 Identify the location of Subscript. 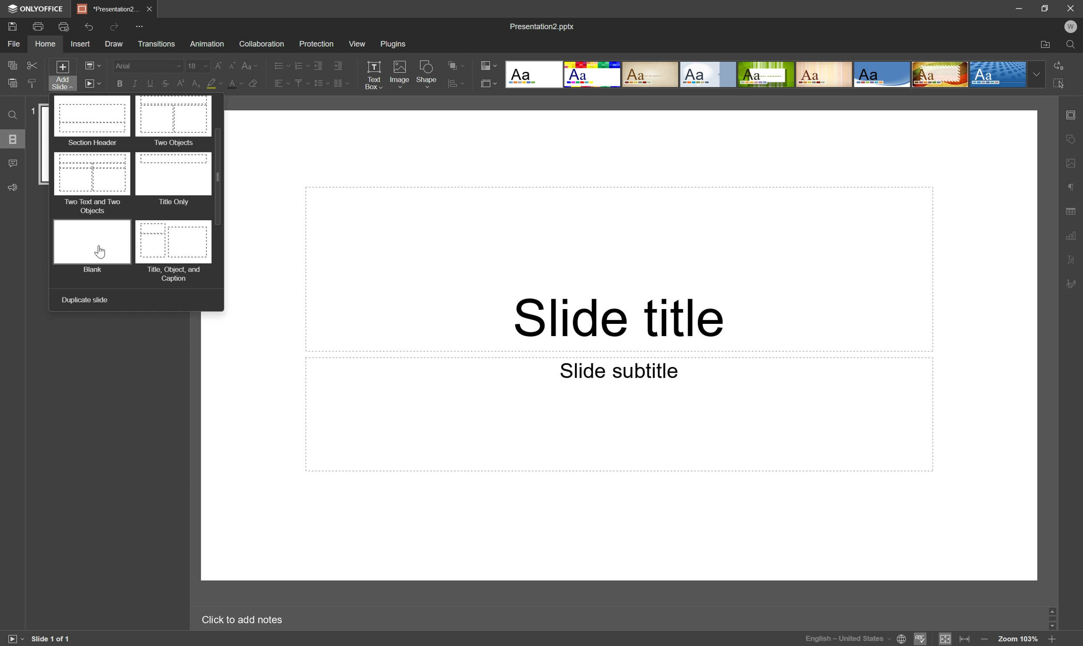
(198, 82).